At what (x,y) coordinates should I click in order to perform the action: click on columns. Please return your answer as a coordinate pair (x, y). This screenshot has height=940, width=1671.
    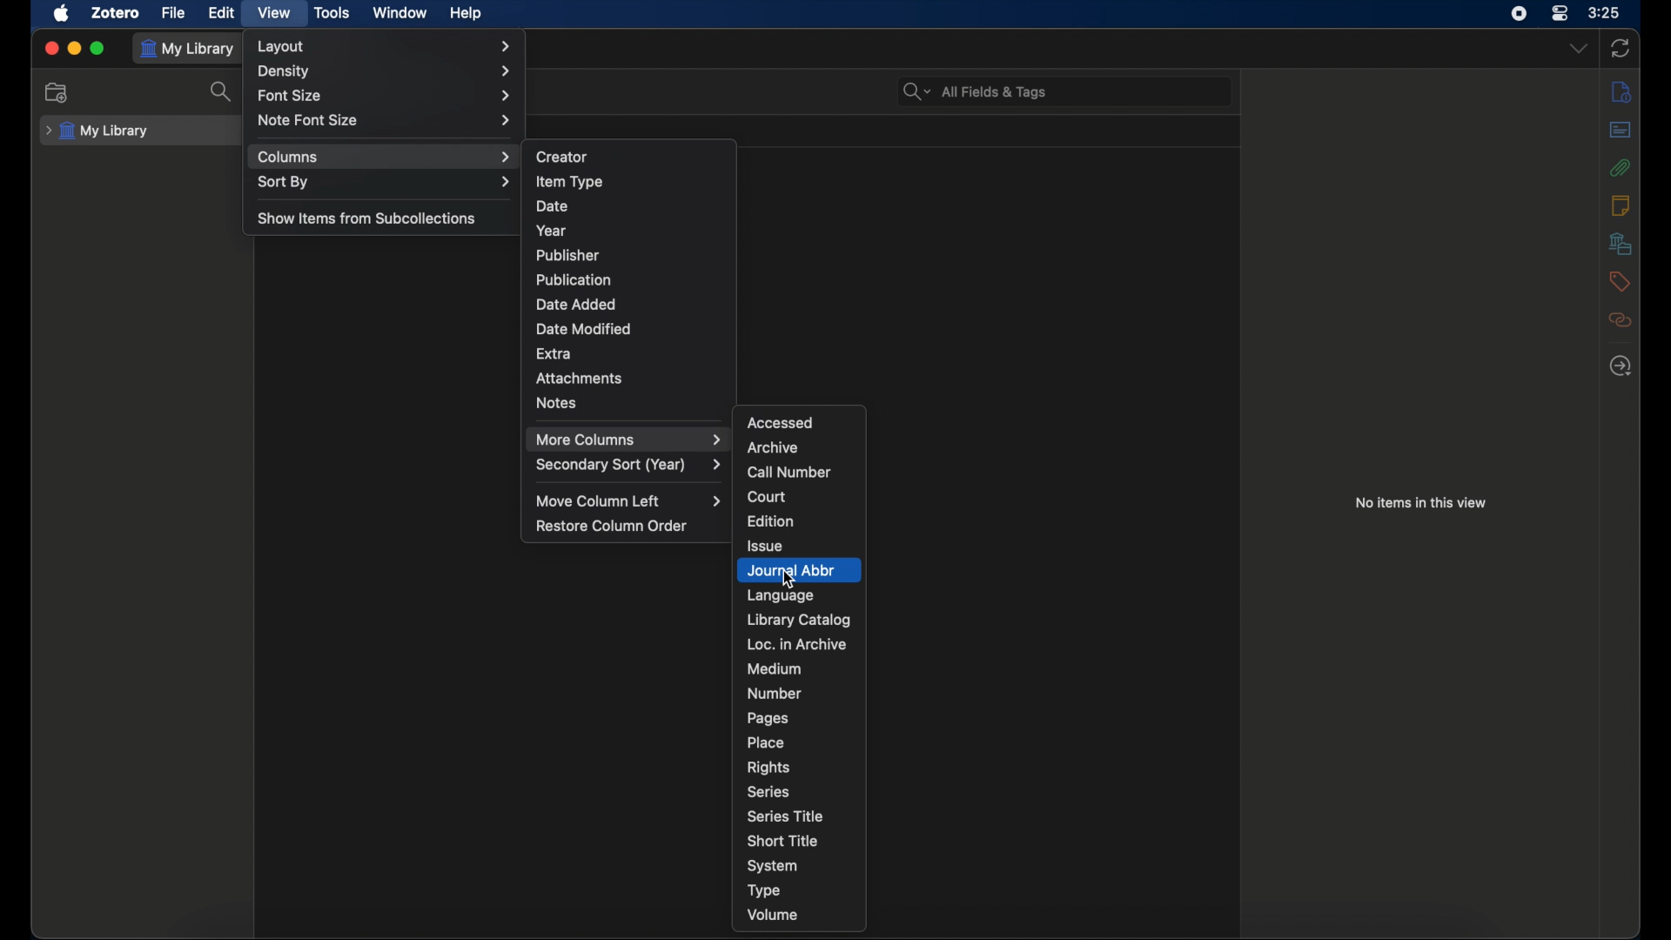
    Looking at the image, I should click on (386, 157).